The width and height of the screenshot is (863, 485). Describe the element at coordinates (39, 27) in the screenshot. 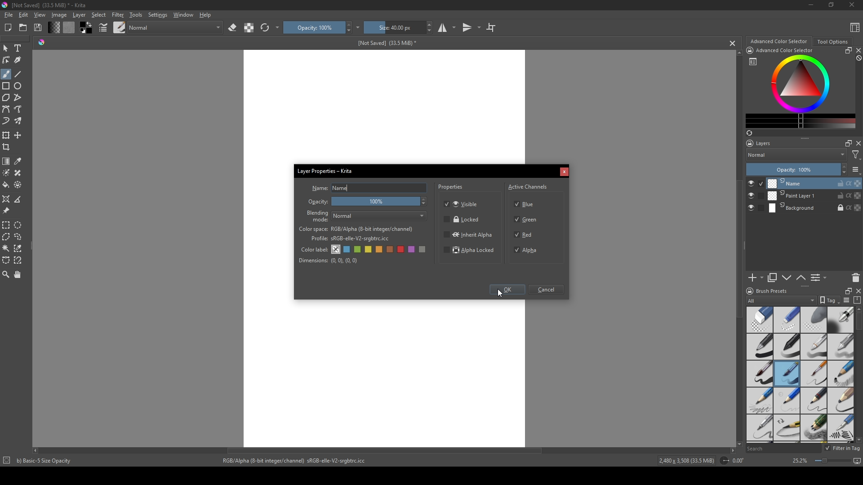

I see `Save` at that location.